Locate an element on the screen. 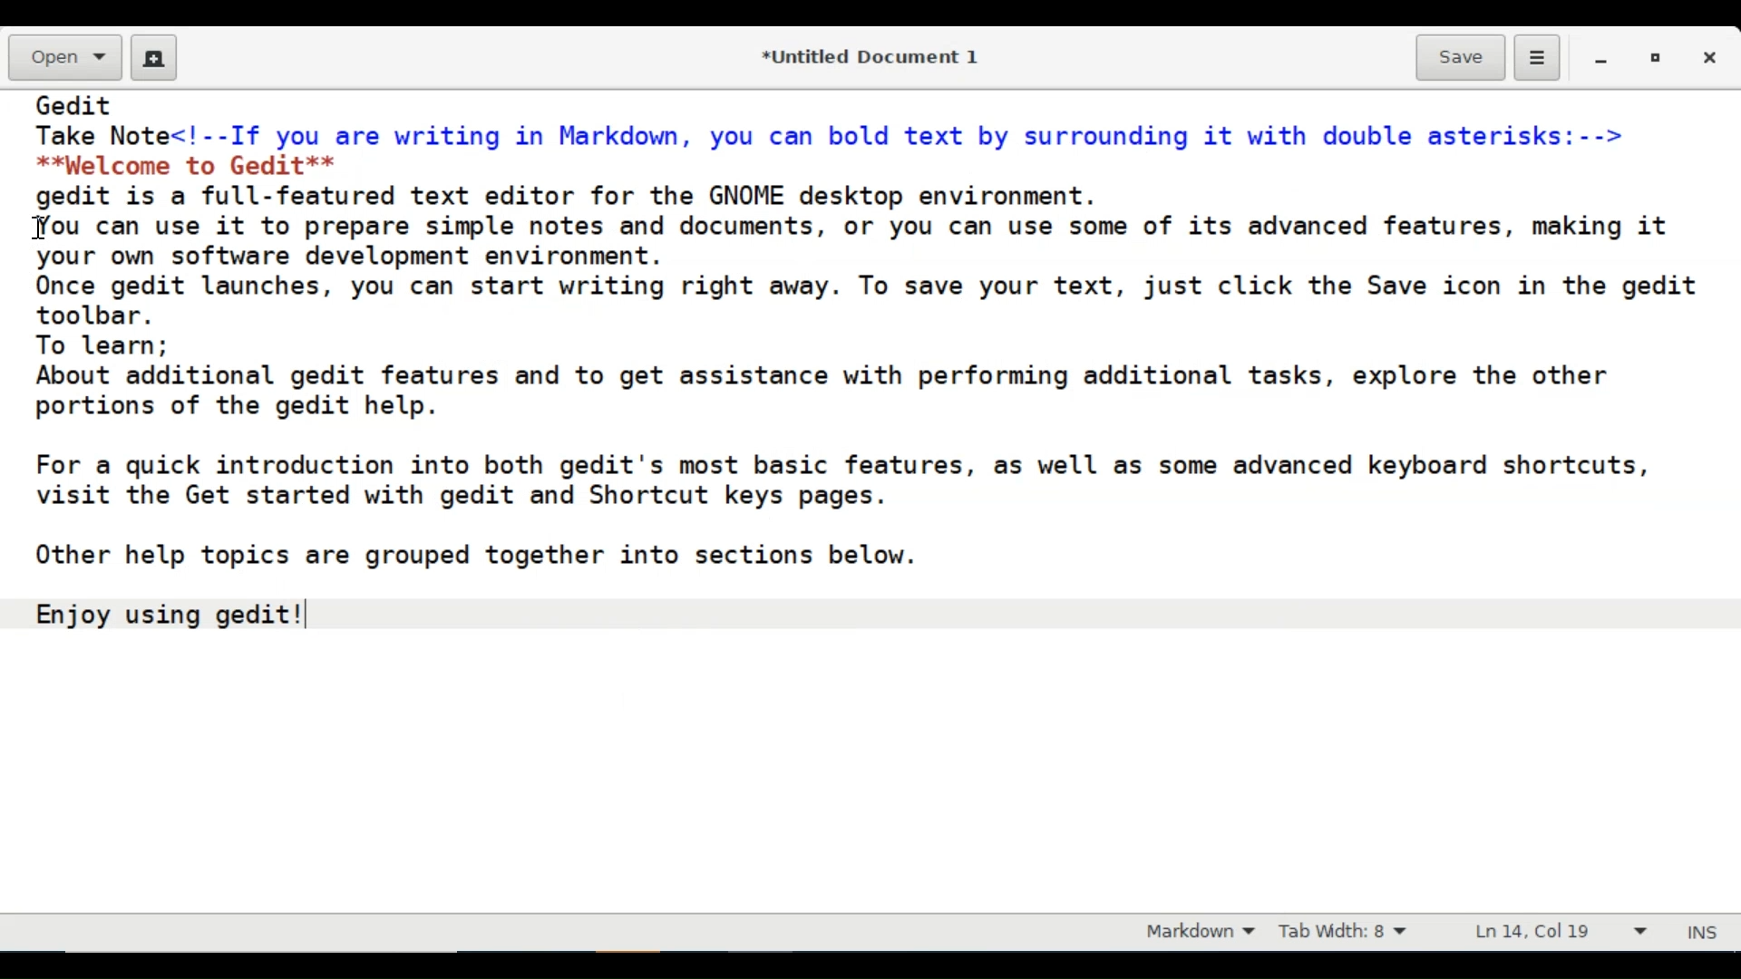 The height and width of the screenshot is (979, 1741). Insertion cursor is located at coordinates (37, 229).